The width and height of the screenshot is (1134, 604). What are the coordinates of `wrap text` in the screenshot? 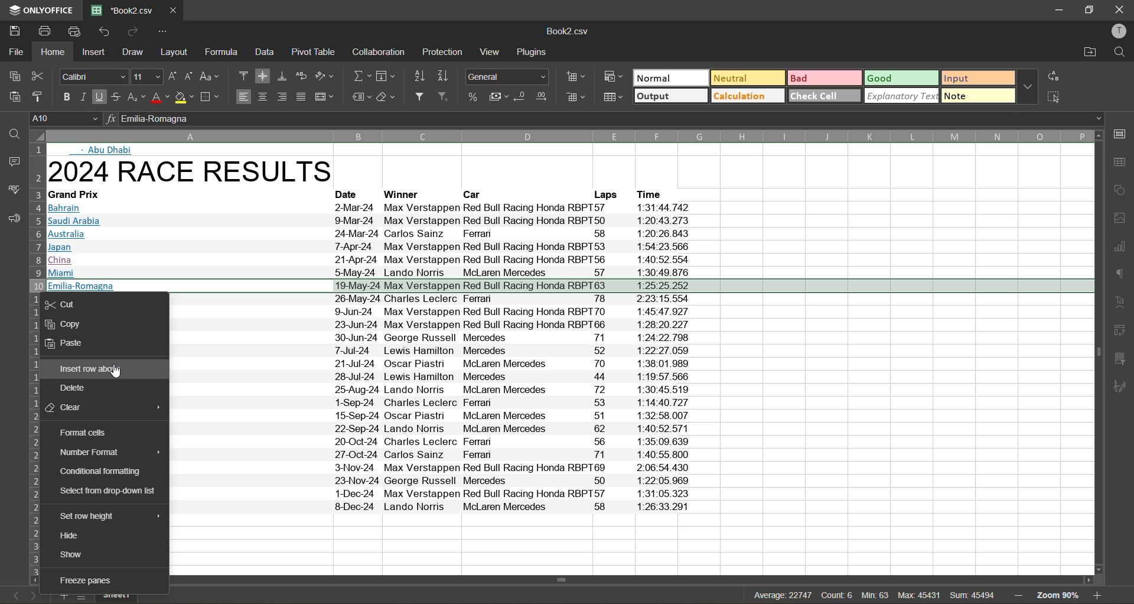 It's located at (301, 76).